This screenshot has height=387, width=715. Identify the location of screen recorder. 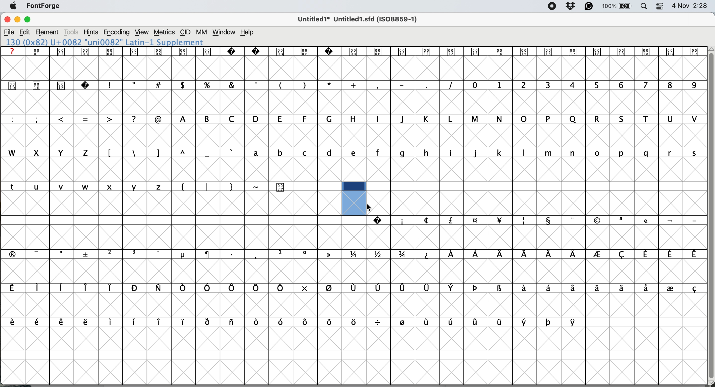
(552, 6).